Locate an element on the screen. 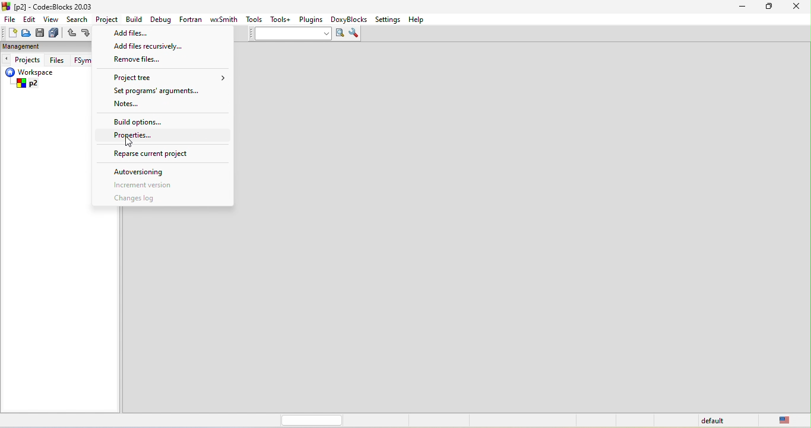 This screenshot has width=811, height=428. set programs arguments is located at coordinates (156, 91).